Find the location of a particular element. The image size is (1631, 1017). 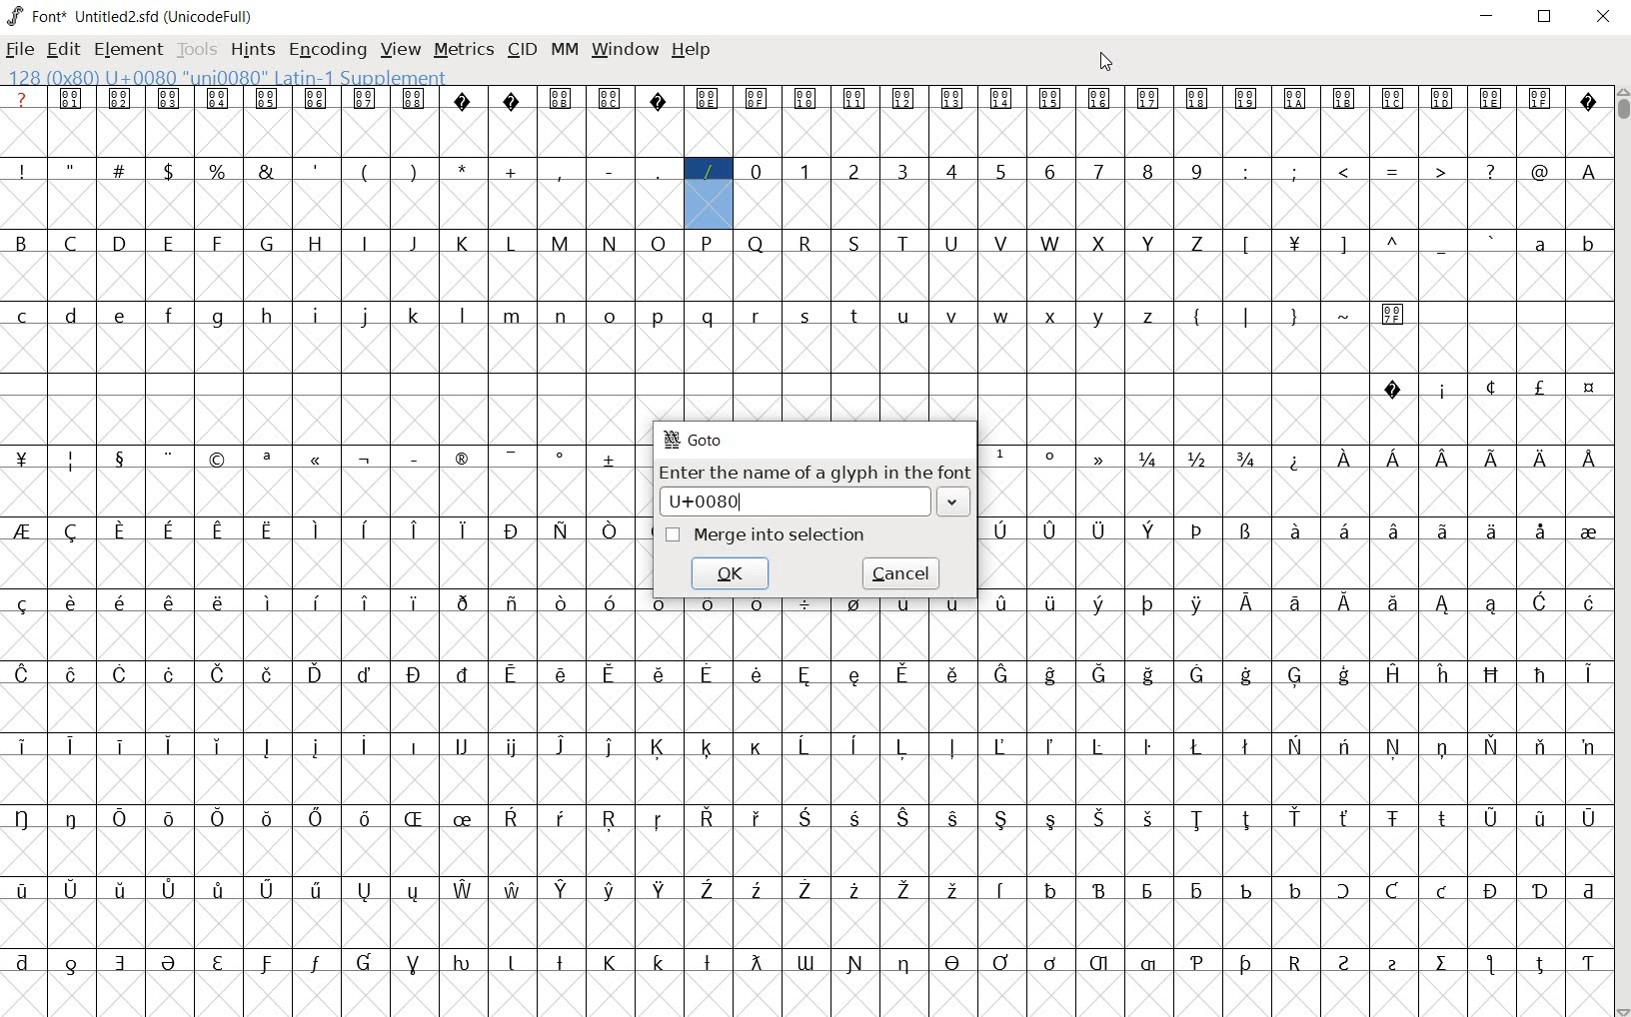

glyph is located at coordinates (22, 890).